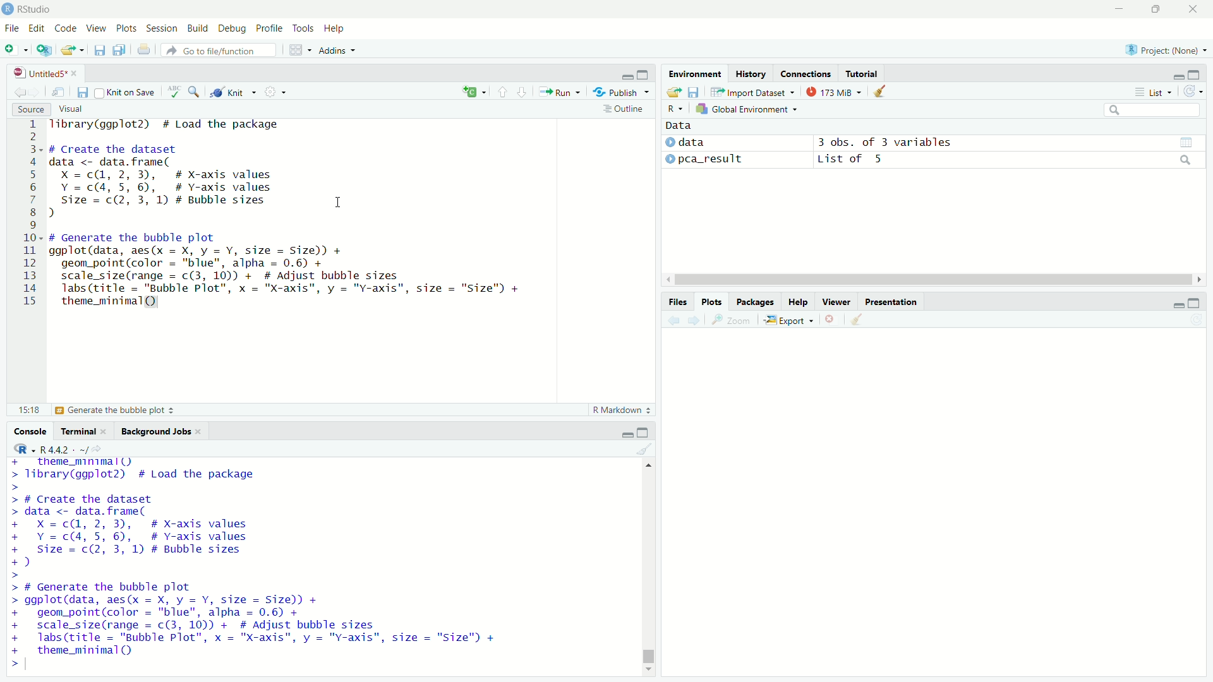 This screenshot has width=1213, height=682. Describe the element at coordinates (836, 302) in the screenshot. I see `viewer` at that location.